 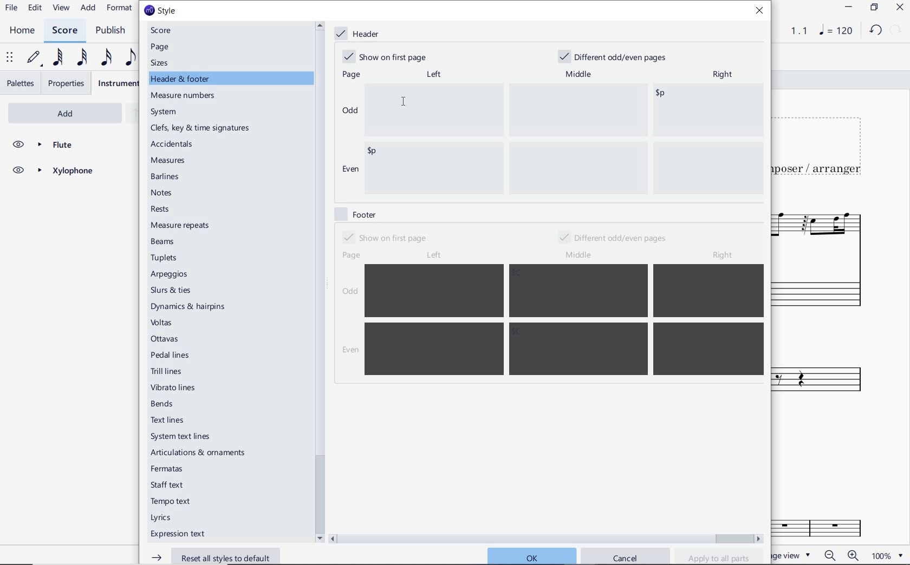 I want to click on PAGE VIEW, so click(x=795, y=555).